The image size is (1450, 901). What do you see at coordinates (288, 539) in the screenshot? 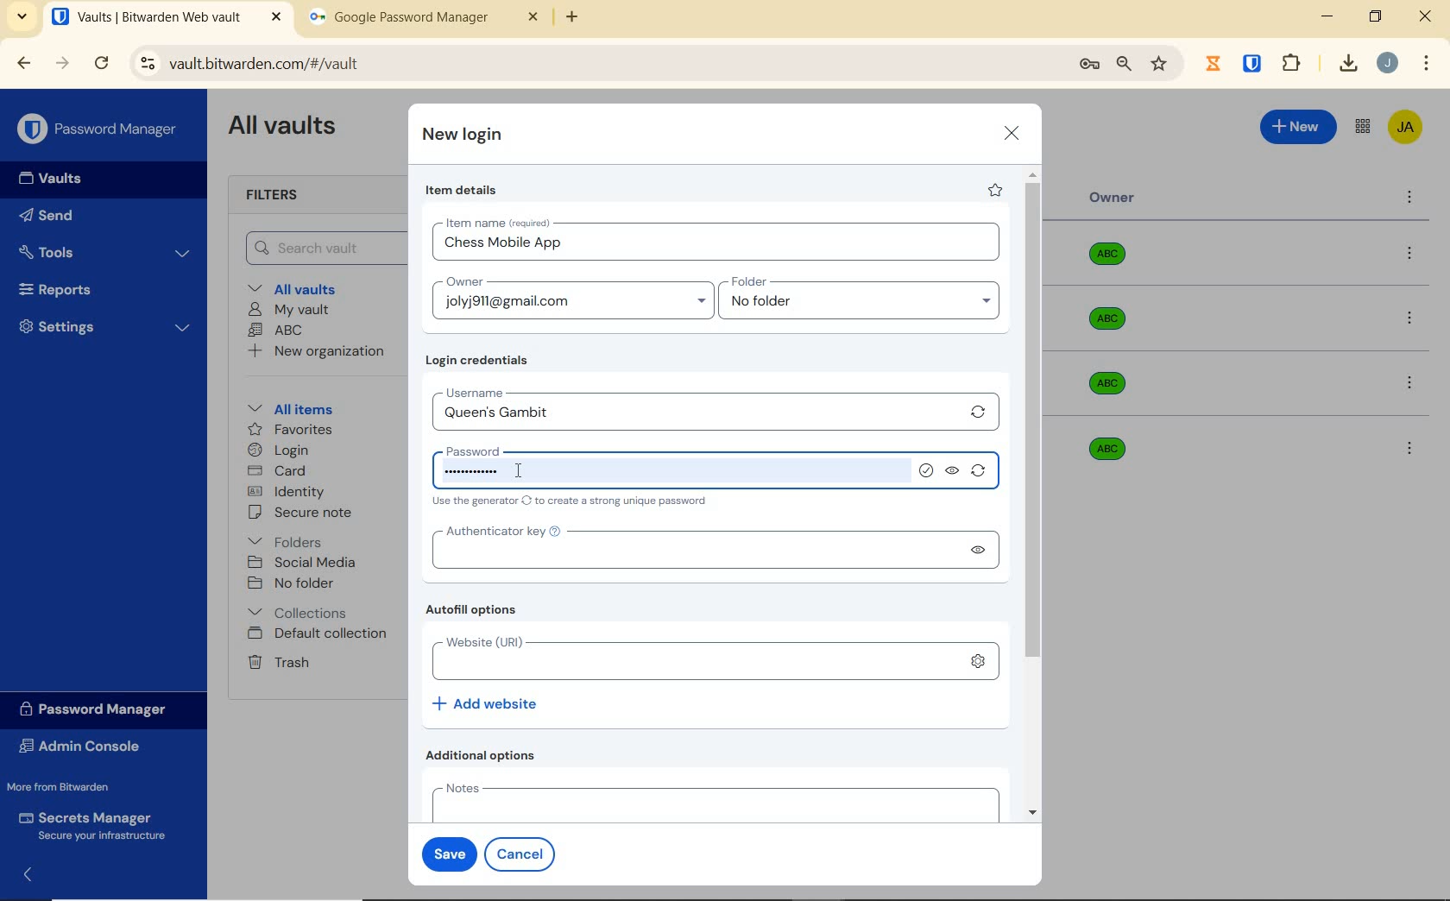
I see `Folders` at bounding box center [288, 539].